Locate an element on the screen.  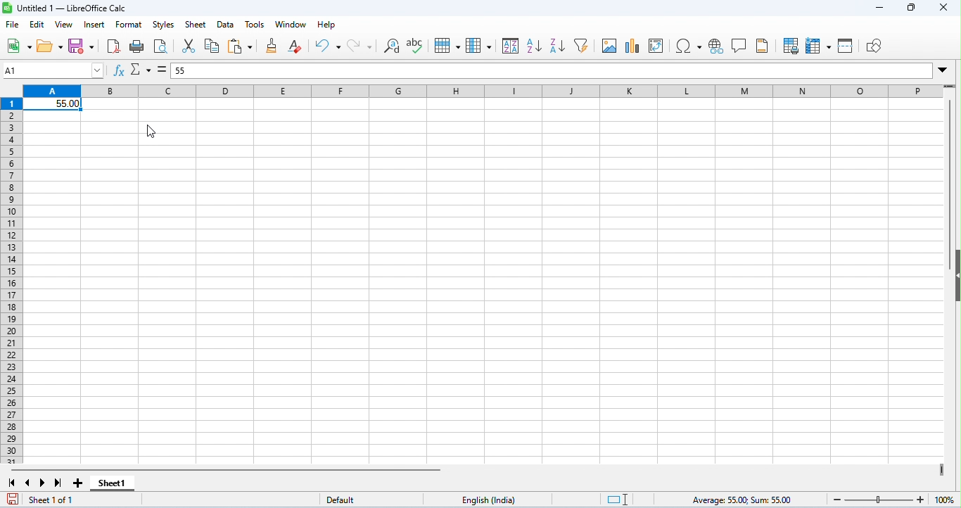
add sheet is located at coordinates (78, 482).